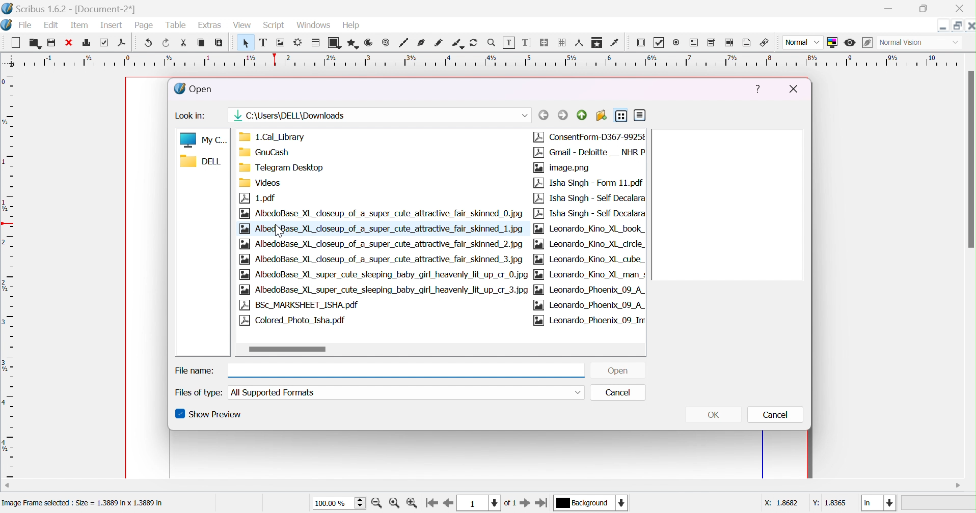 This screenshot has height=513, width=976. I want to click on insert, so click(113, 25).